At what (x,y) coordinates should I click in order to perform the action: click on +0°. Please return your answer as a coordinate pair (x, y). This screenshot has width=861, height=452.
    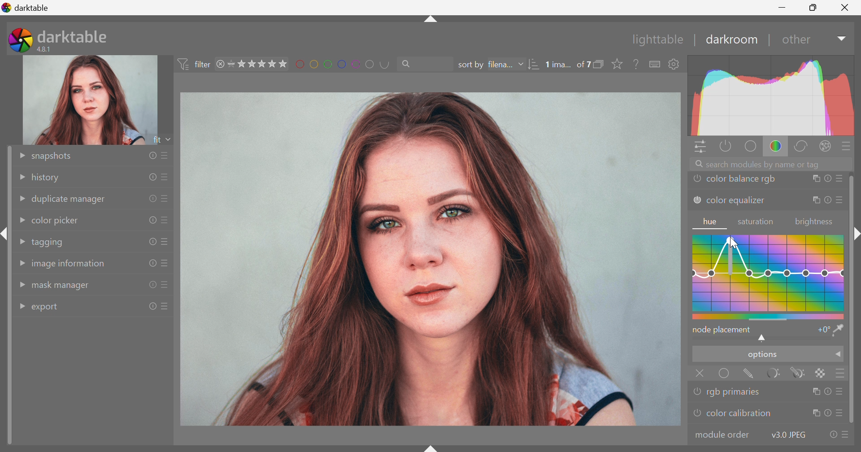
    Looking at the image, I should click on (822, 330).